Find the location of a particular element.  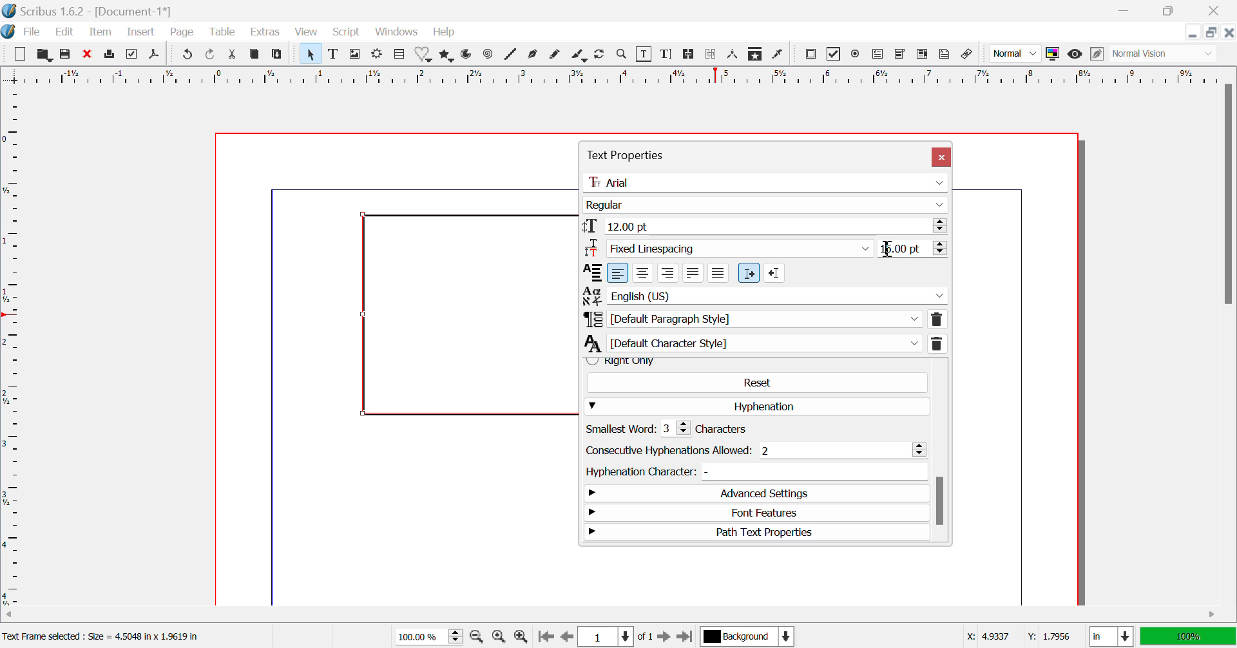

Measurements is located at coordinates (735, 55).